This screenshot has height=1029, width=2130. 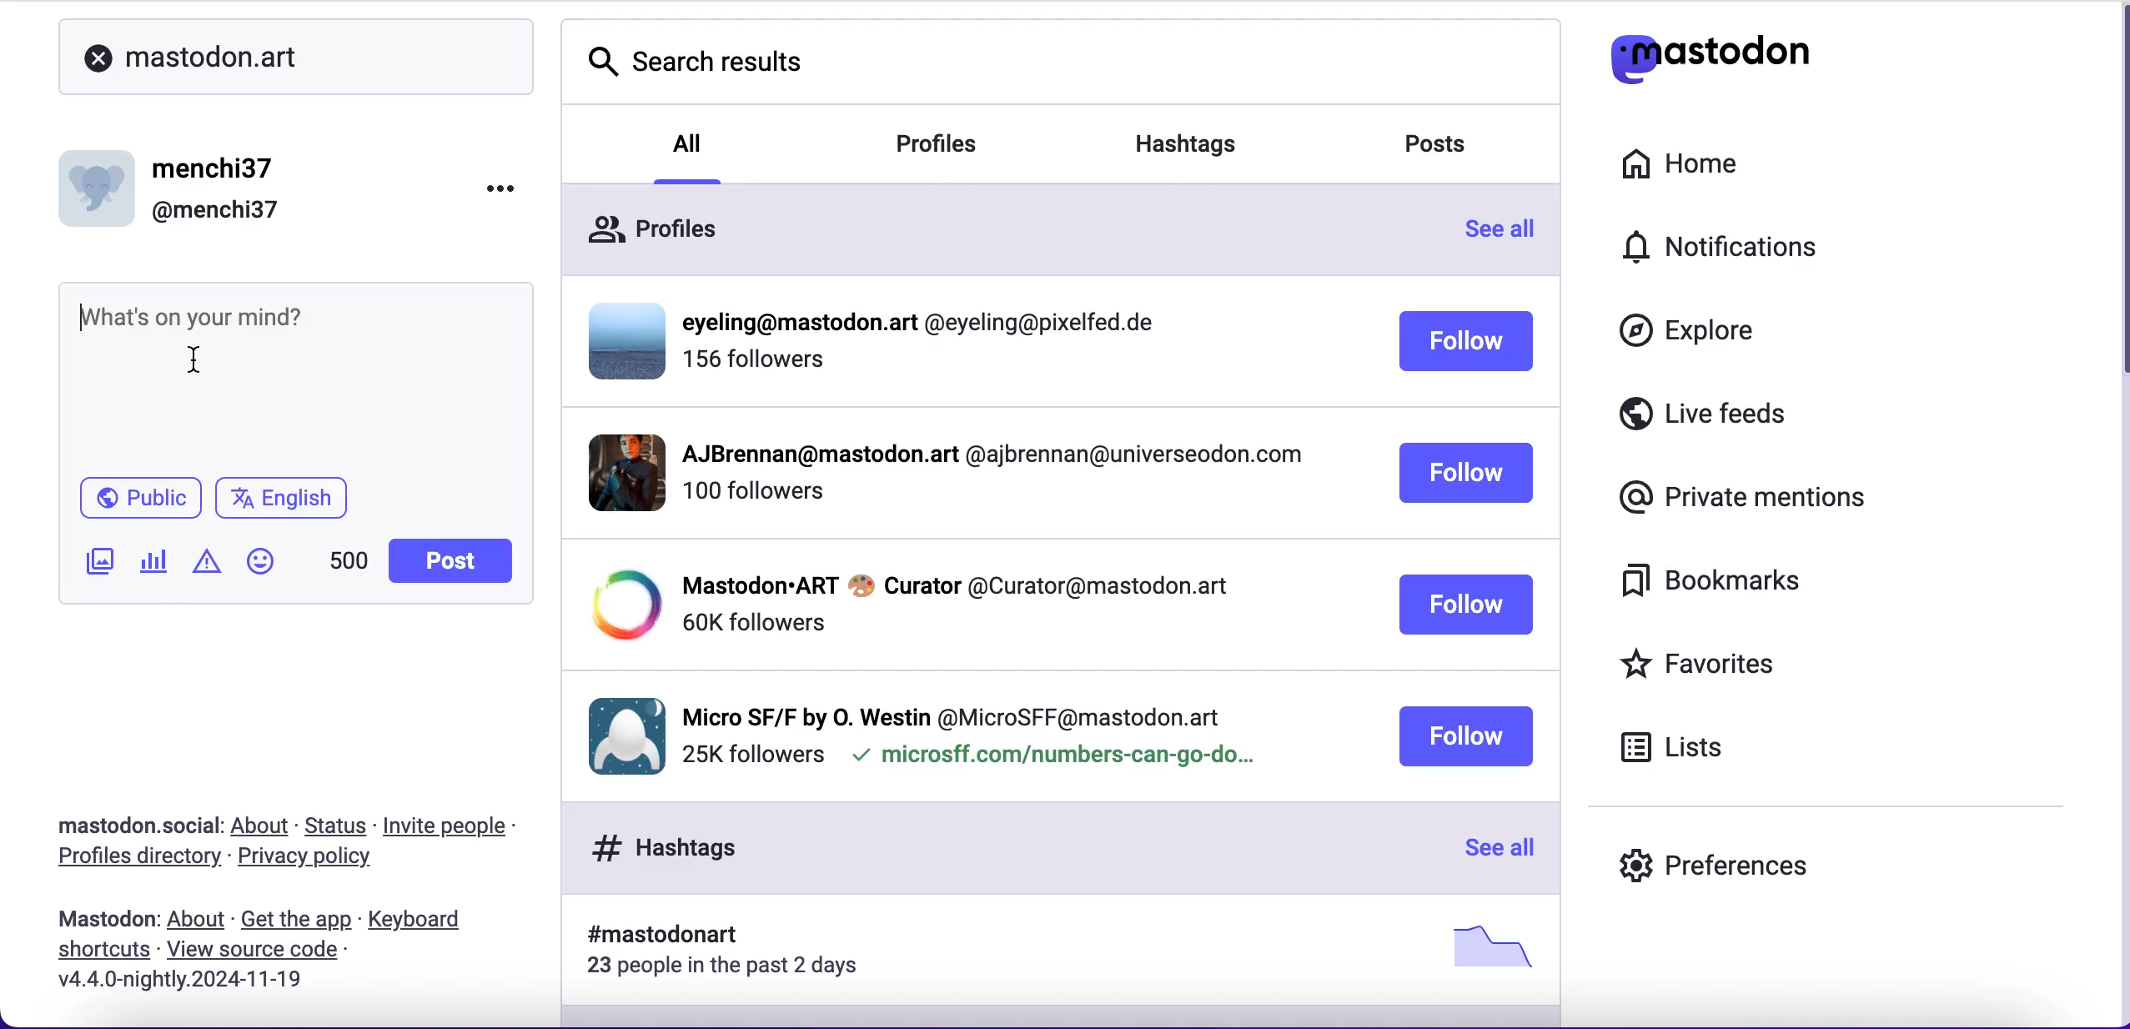 I want to click on favorites, so click(x=1741, y=663).